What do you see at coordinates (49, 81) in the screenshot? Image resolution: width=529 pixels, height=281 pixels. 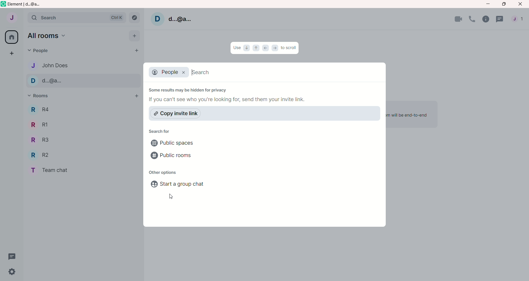 I see `d..@a..` at bounding box center [49, 81].